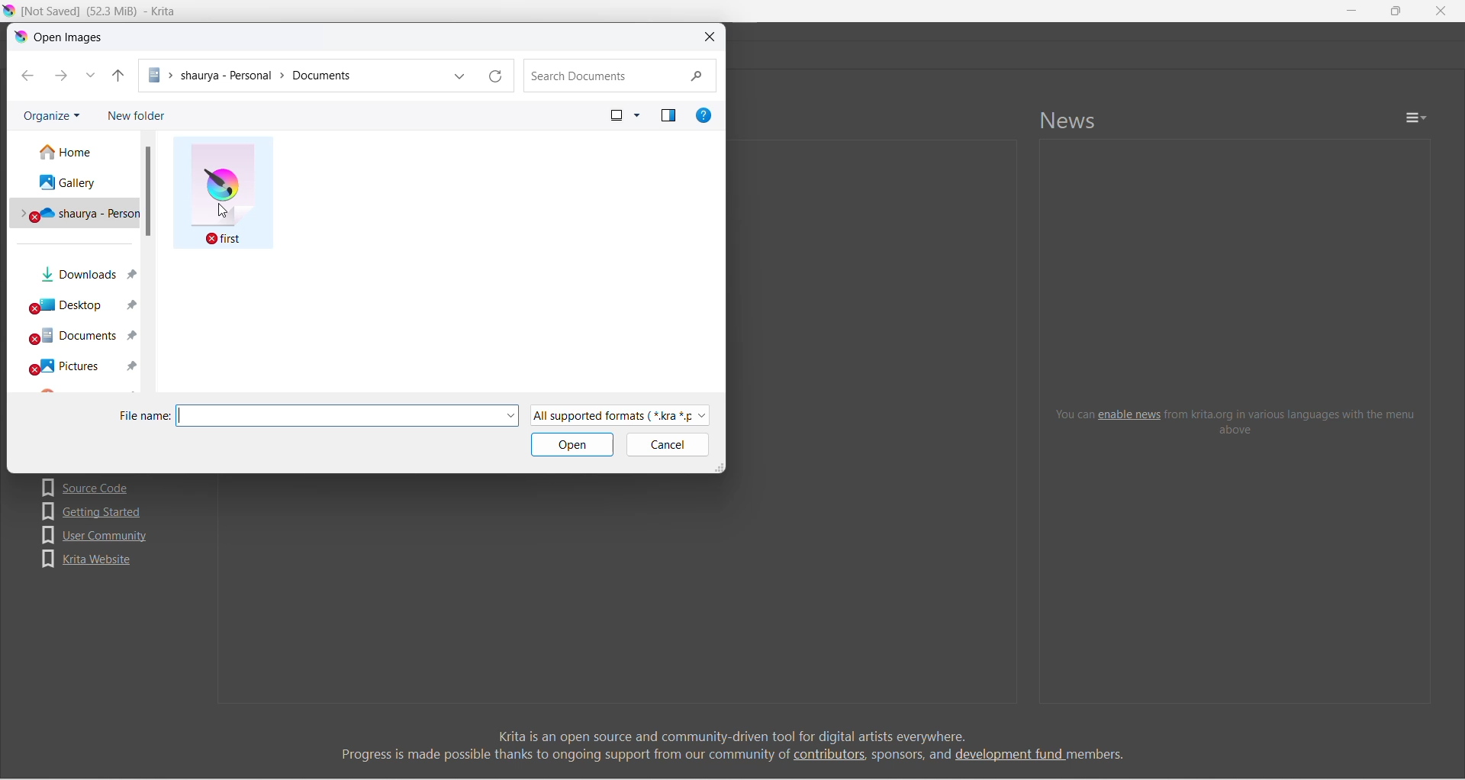  What do you see at coordinates (710, 37) in the screenshot?
I see `close` at bounding box center [710, 37].